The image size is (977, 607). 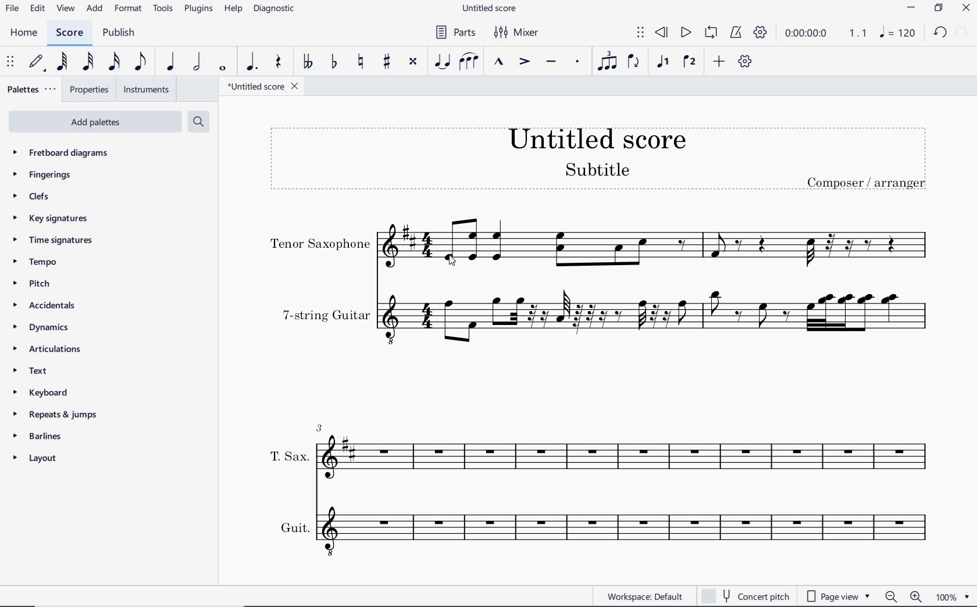 What do you see at coordinates (42, 307) in the screenshot?
I see `ACCIDENTALS` at bounding box center [42, 307].